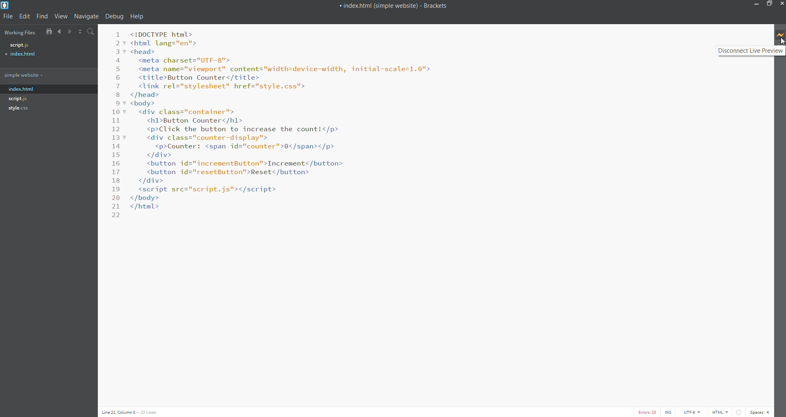 This screenshot has width=786, height=417. Describe the element at coordinates (739, 412) in the screenshot. I see `linter editor` at that location.